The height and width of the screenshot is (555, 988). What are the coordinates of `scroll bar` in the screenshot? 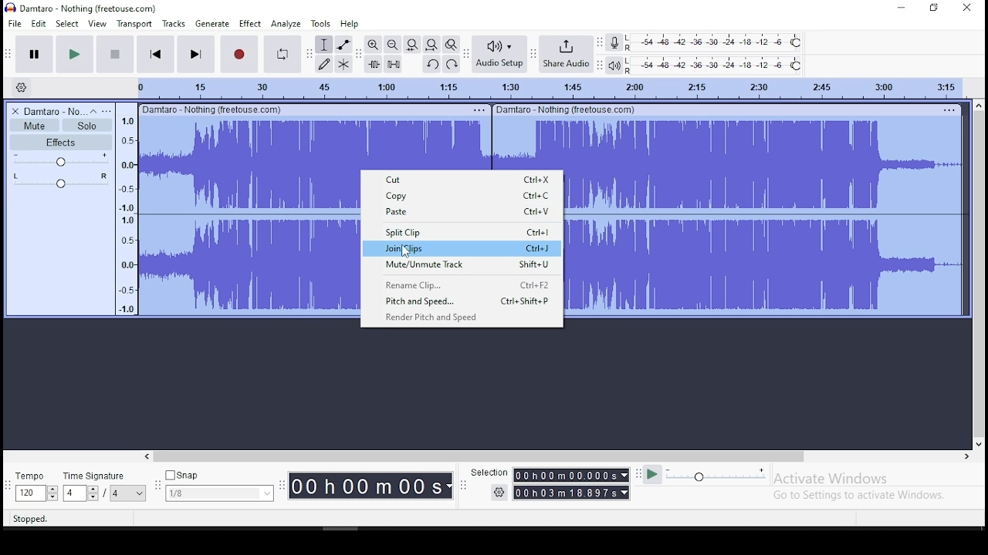 It's located at (979, 274).